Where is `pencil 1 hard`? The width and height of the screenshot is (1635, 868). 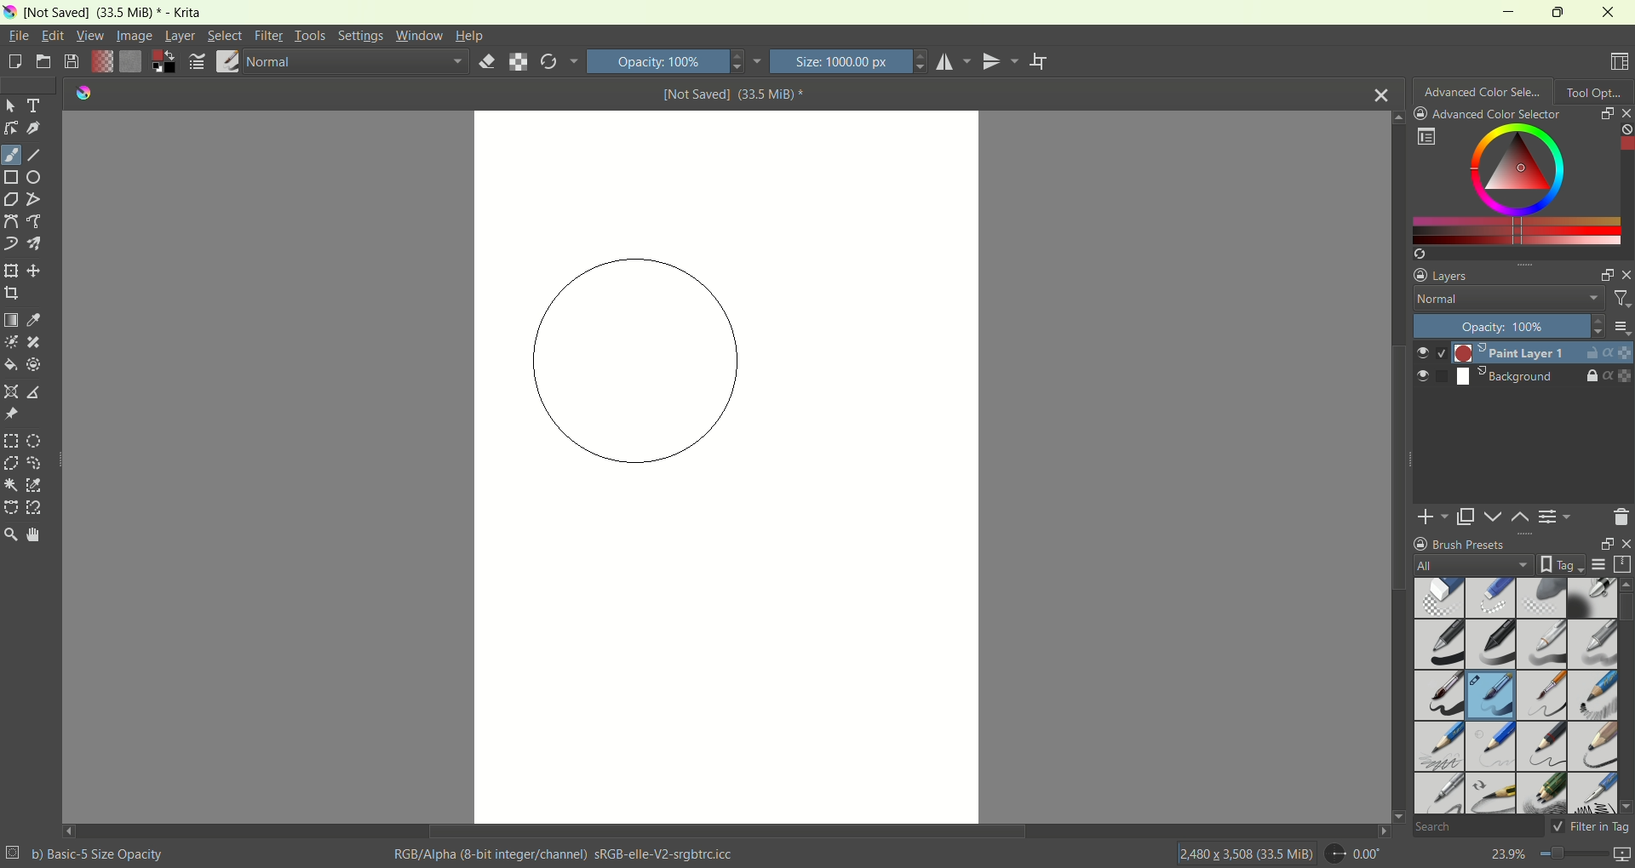 pencil 1 hard is located at coordinates (1492, 746).